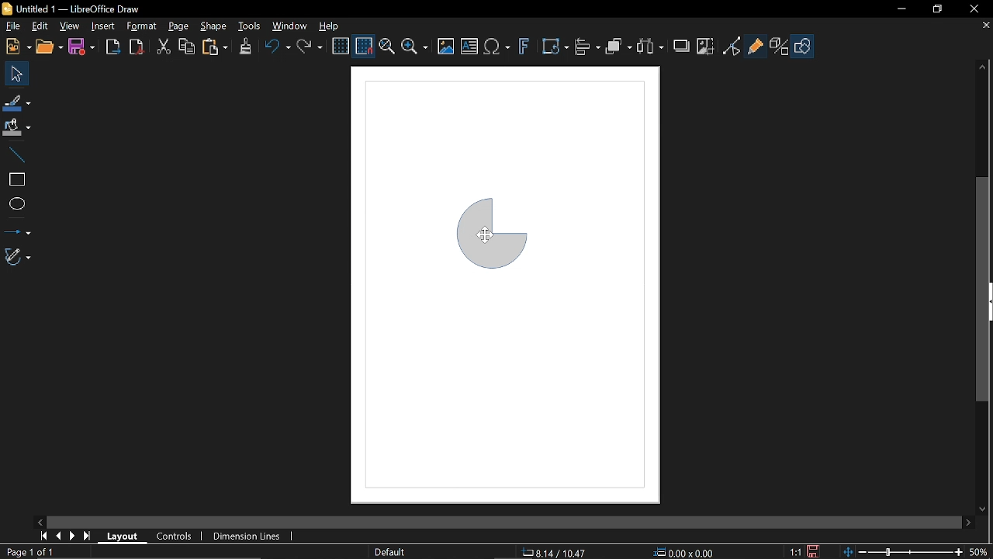  Describe the element at coordinates (756, 47) in the screenshot. I see `GLue` at that location.